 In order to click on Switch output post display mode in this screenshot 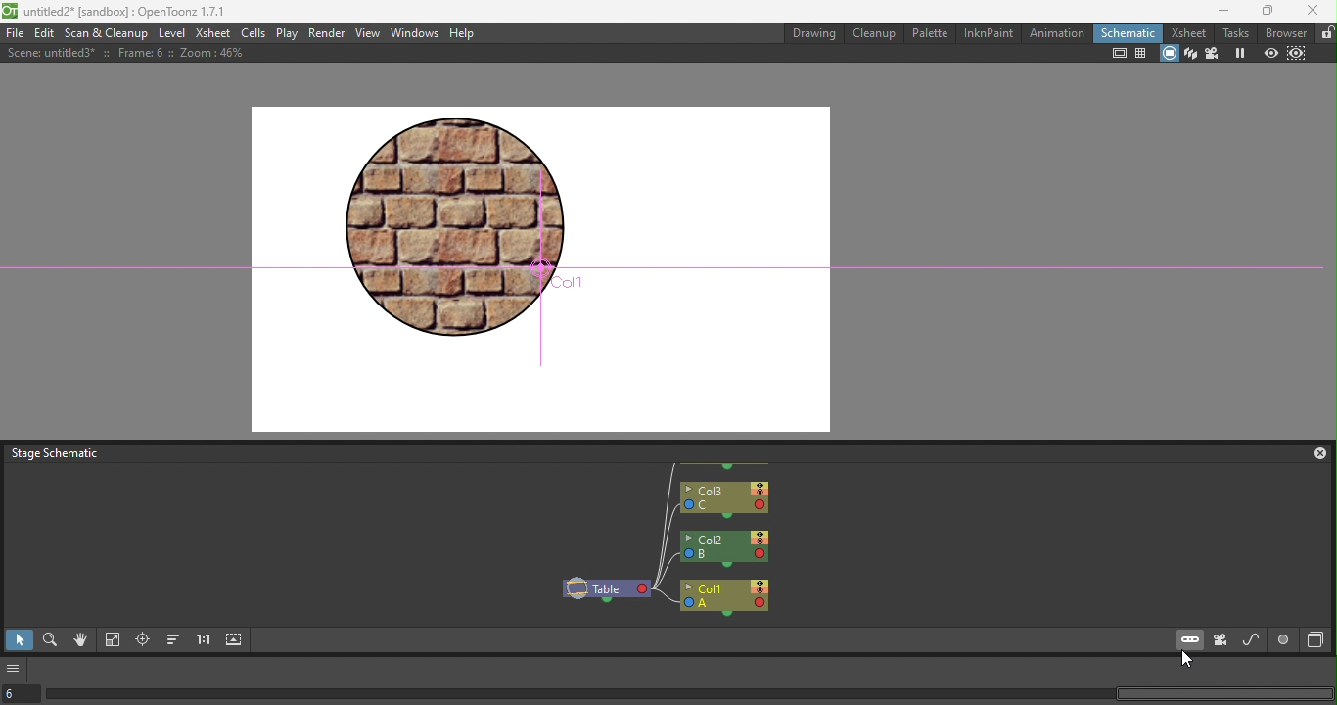, I will do `click(1284, 640)`.